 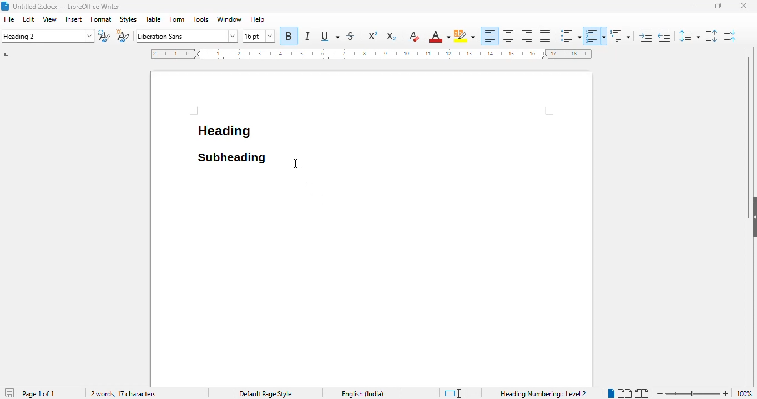 What do you see at coordinates (689, 35) in the screenshot?
I see `set line spacing` at bounding box center [689, 35].